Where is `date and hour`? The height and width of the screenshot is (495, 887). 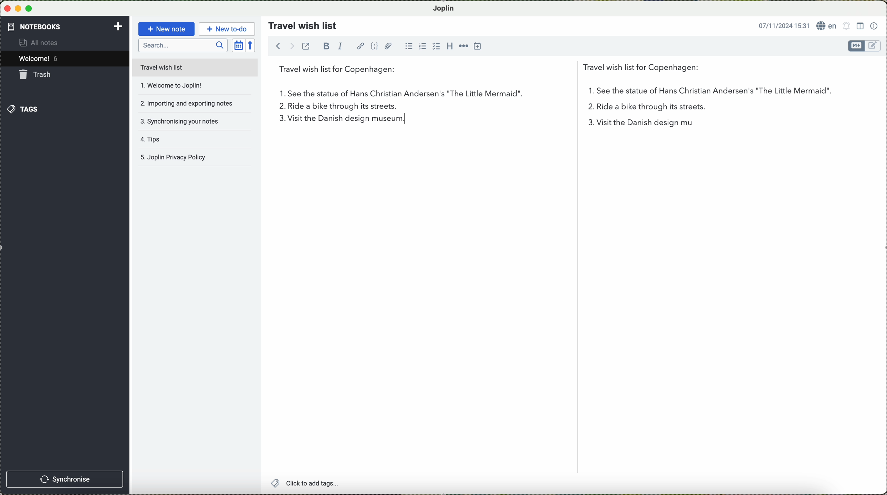
date and hour is located at coordinates (782, 25).